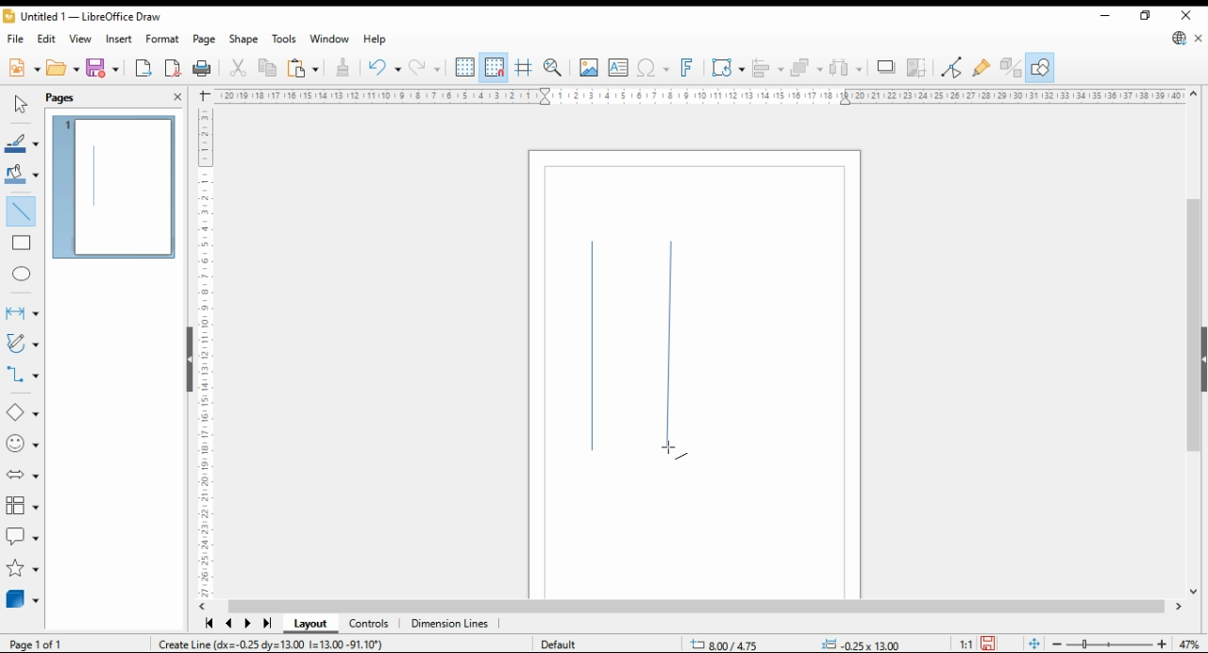  I want to click on 3D objects, so click(23, 600).